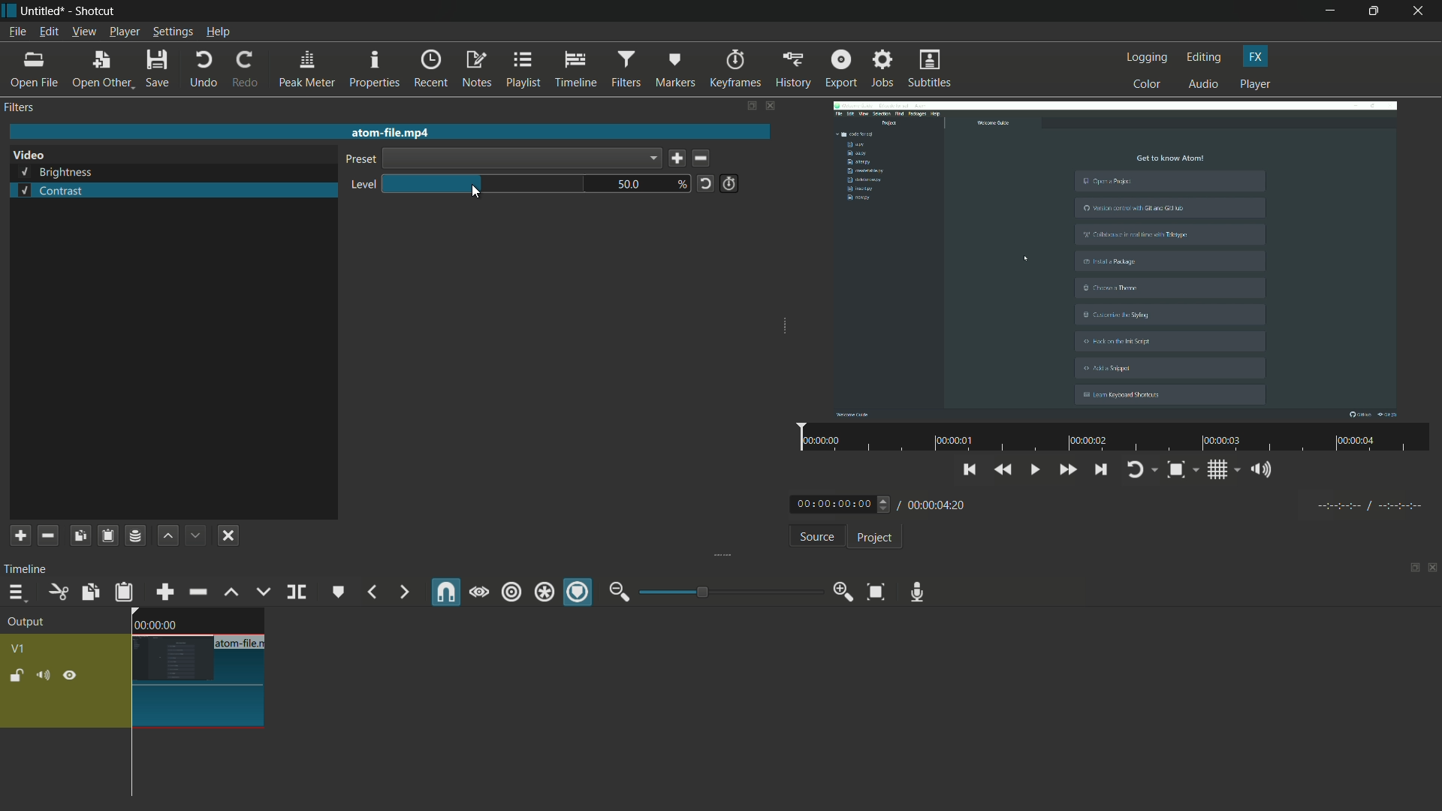  Describe the element at coordinates (1256, 56) in the screenshot. I see `fx` at that location.